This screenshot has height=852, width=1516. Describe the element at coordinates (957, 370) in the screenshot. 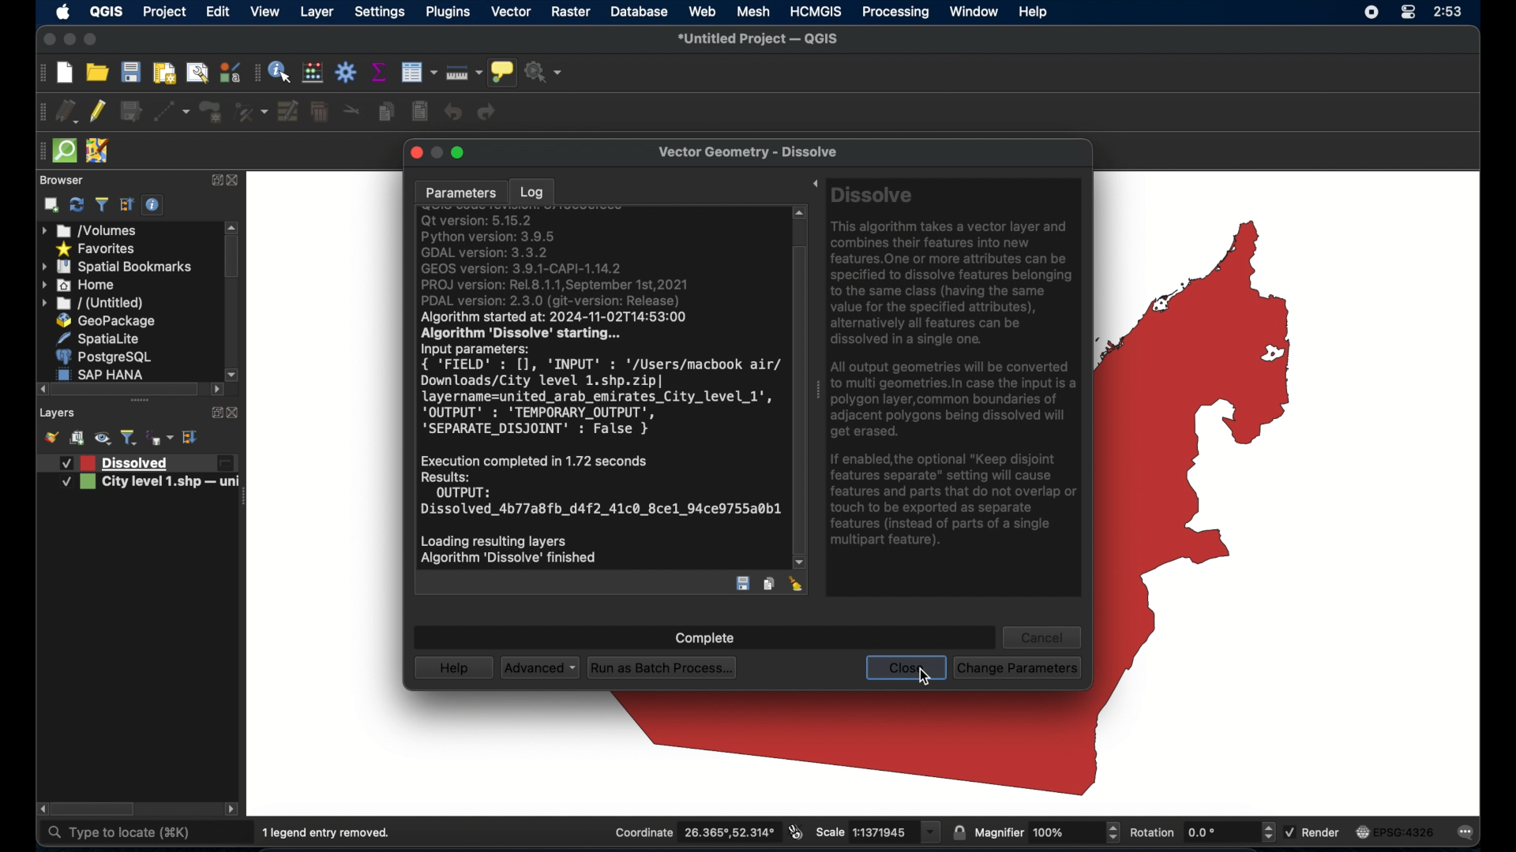

I see `dissolve tool info` at that location.